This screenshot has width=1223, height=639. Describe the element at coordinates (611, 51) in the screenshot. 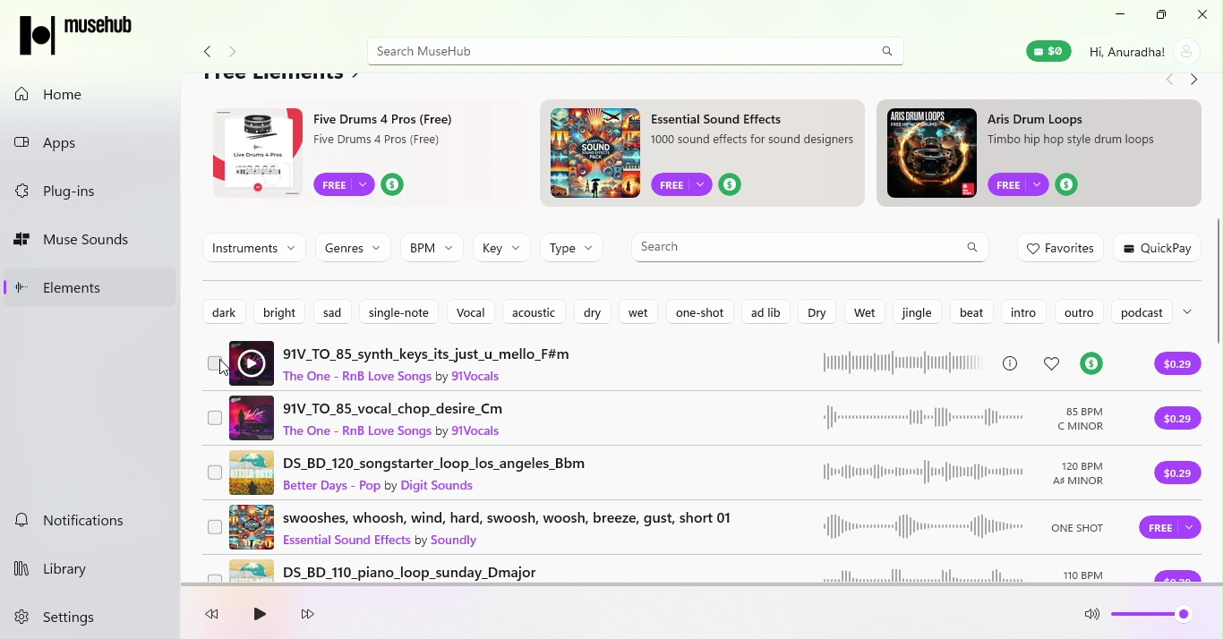

I see `Search bar` at that location.